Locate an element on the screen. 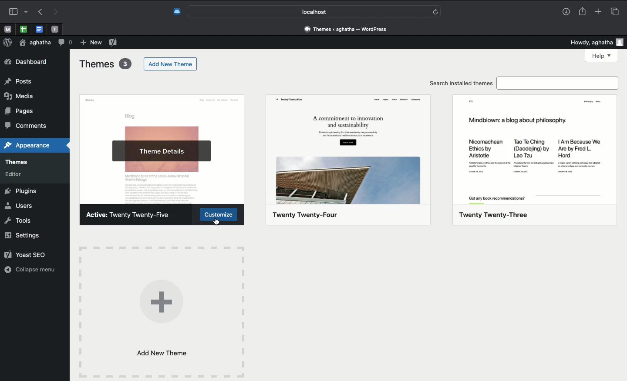  Sidebar is located at coordinates (17, 11).